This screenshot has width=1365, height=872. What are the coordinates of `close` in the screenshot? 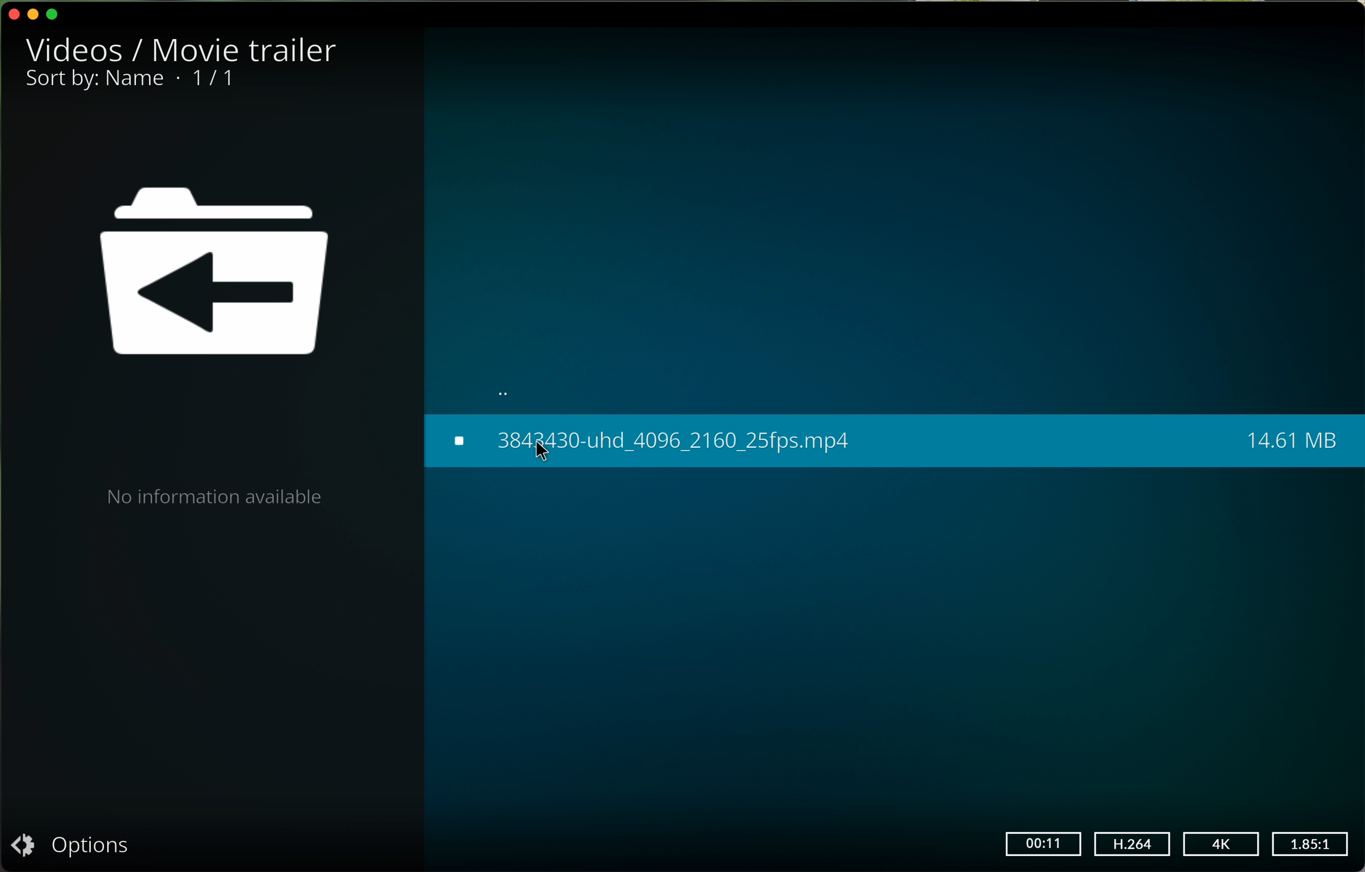 It's located at (13, 11).